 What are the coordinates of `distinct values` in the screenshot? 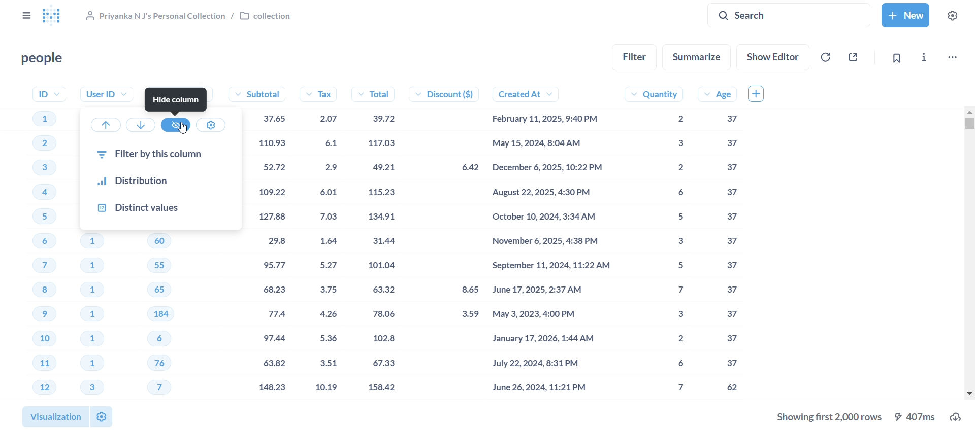 It's located at (164, 207).